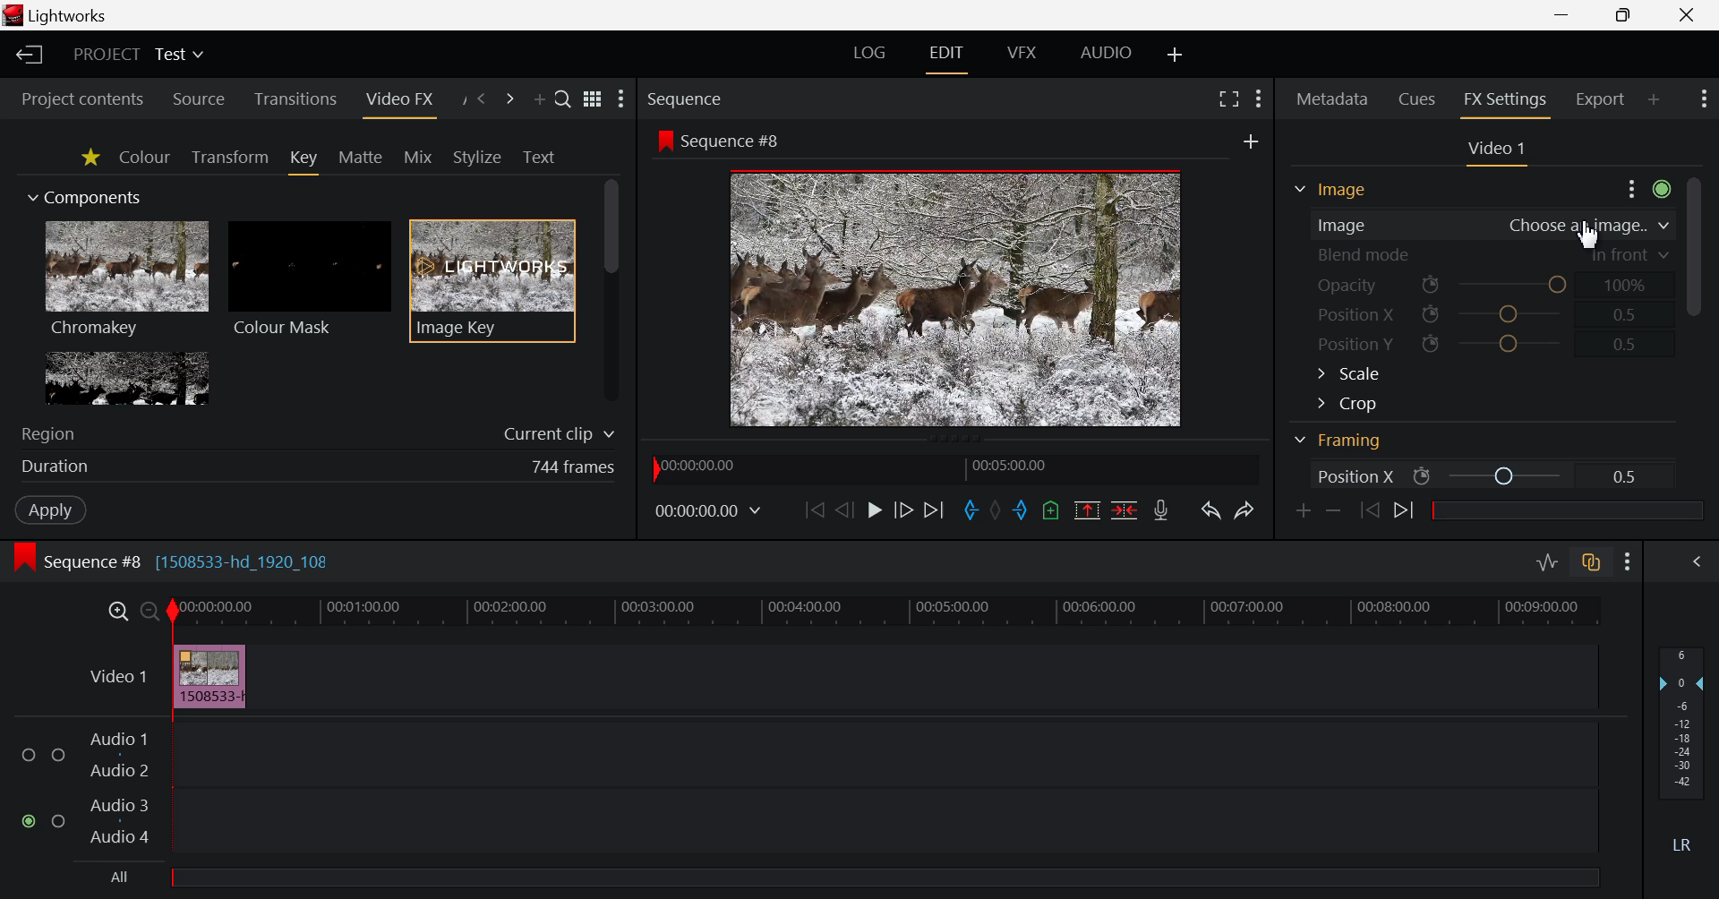  Describe the element at coordinates (145, 158) in the screenshot. I see `Colour` at that location.